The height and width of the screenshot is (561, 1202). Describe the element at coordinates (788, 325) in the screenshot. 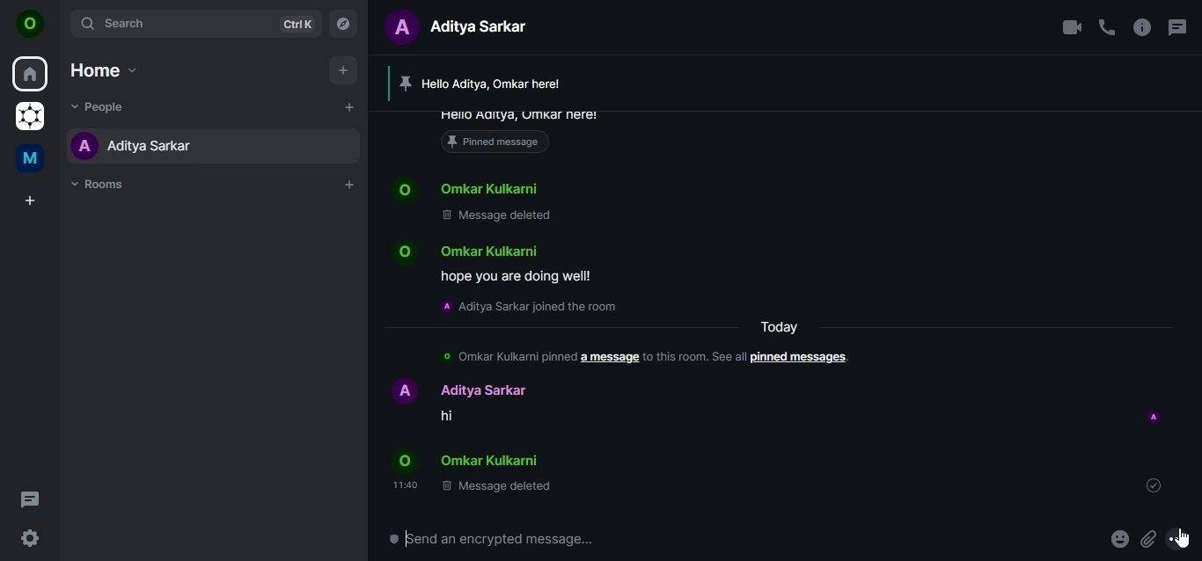

I see `text` at that location.